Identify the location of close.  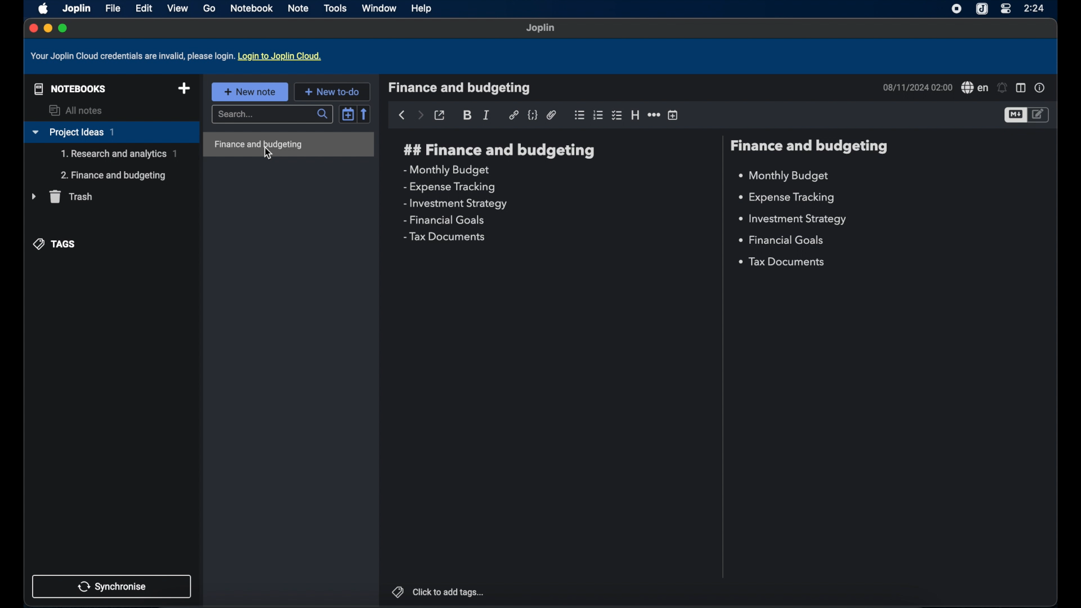
(32, 28).